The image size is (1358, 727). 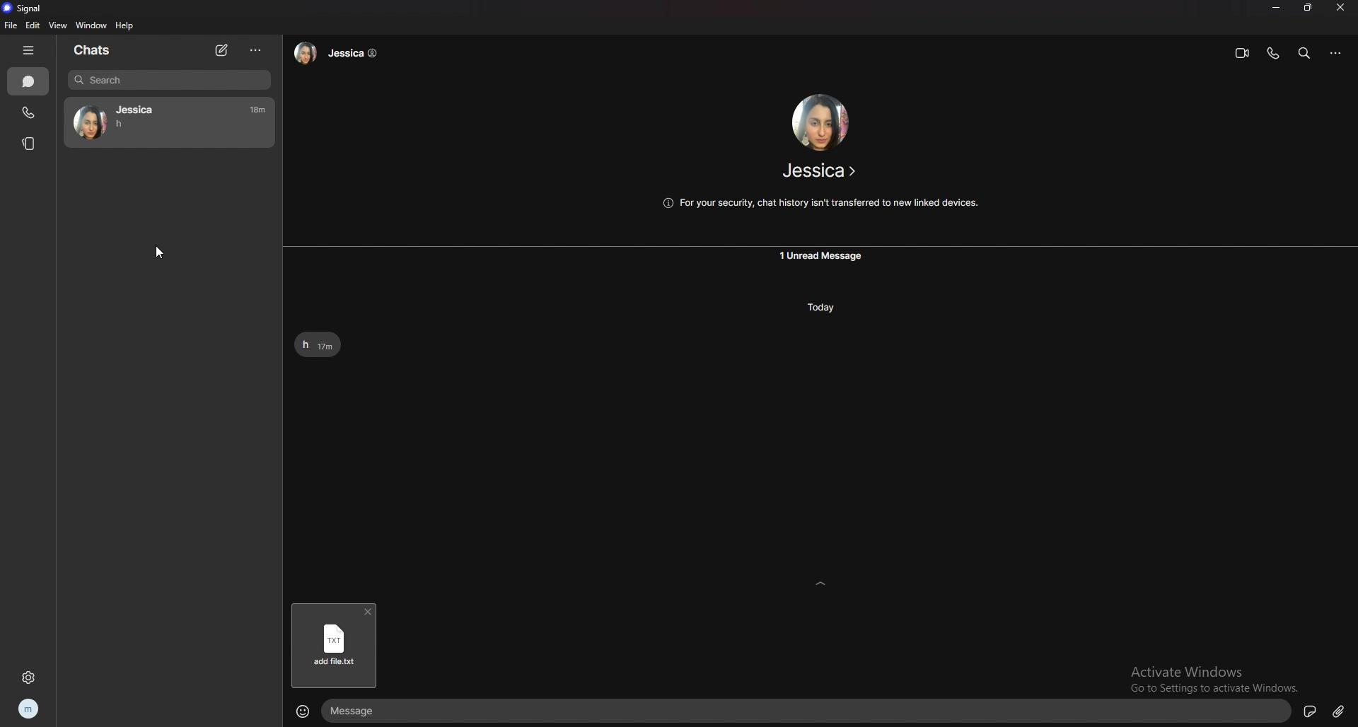 I want to click on call, so click(x=29, y=112).